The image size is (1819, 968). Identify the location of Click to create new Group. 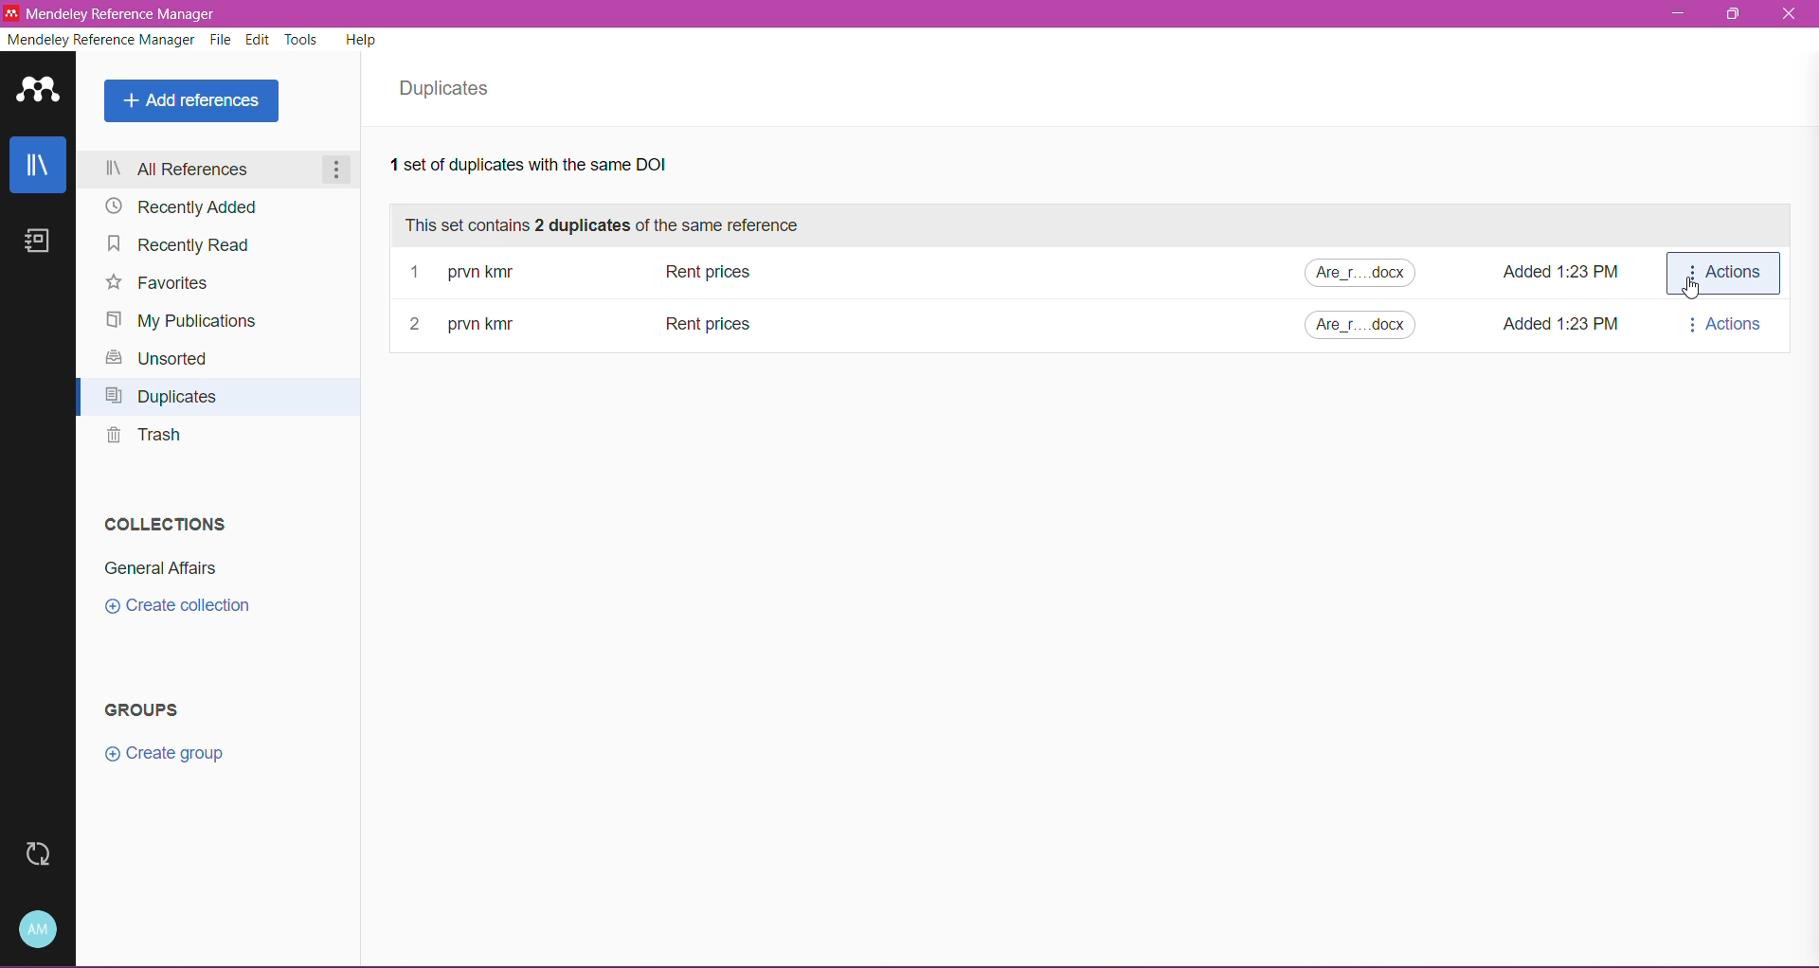
(167, 751).